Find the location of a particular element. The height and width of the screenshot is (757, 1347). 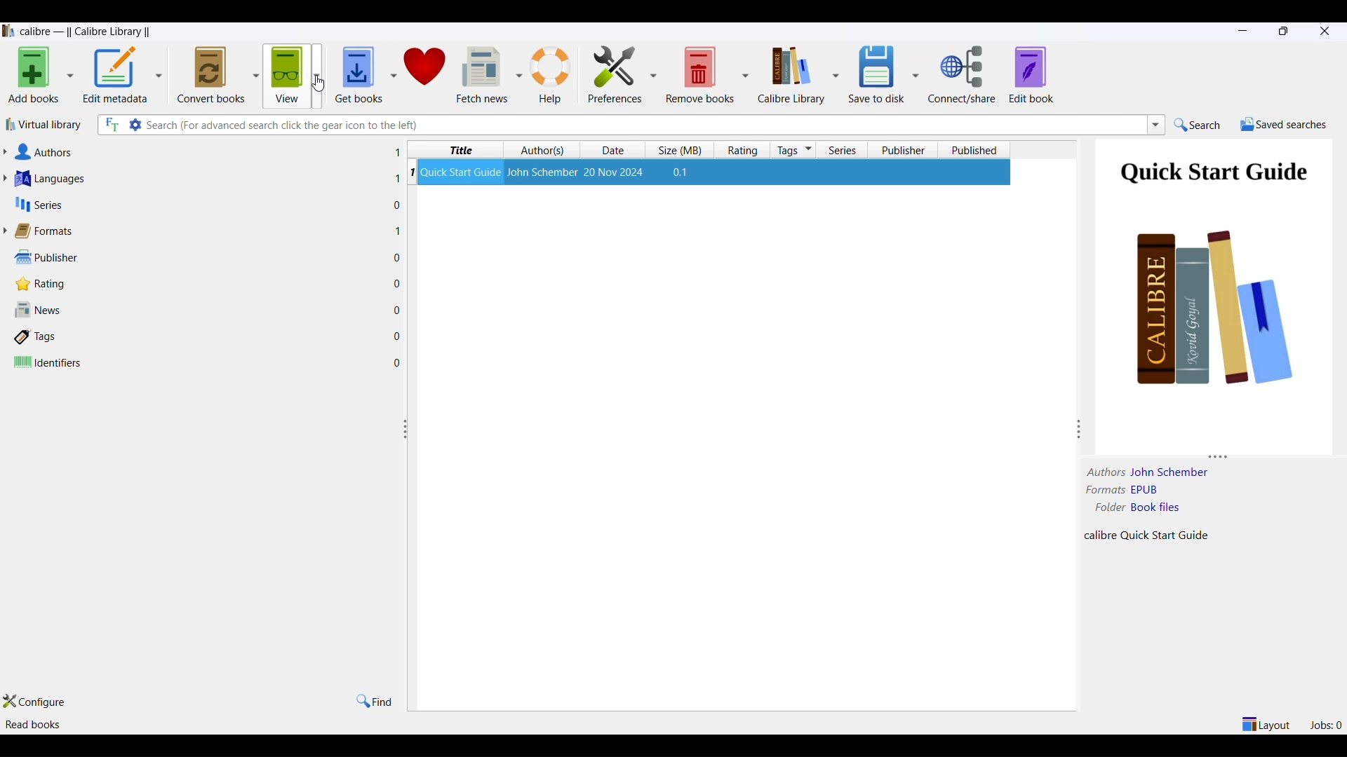

preferences is located at coordinates (615, 75).